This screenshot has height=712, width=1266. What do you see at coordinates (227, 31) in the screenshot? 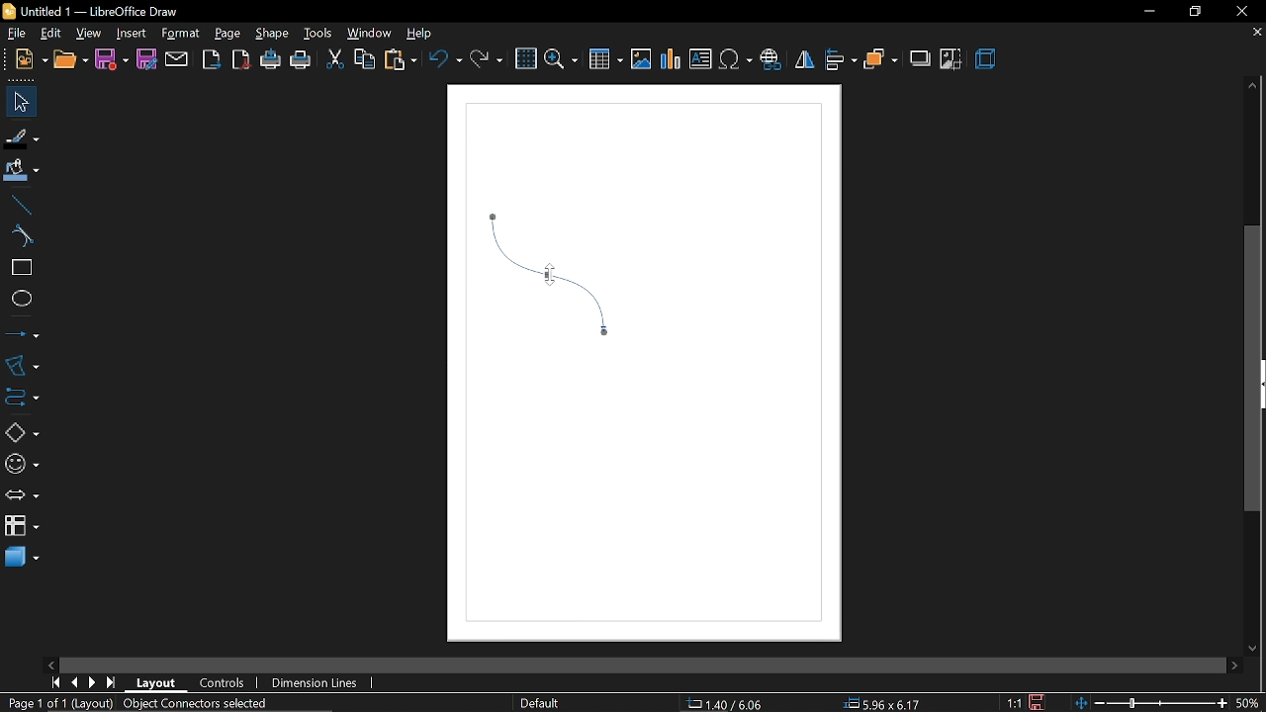
I see `page` at bounding box center [227, 31].